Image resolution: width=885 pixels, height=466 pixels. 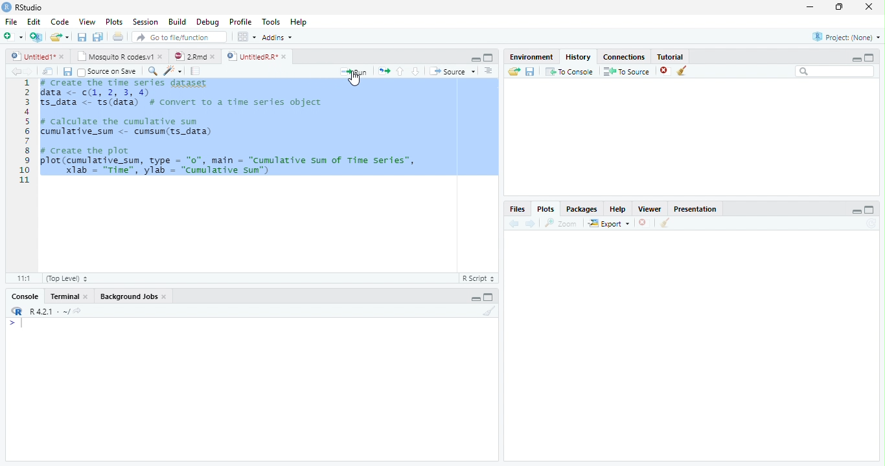 What do you see at coordinates (299, 23) in the screenshot?
I see `Help` at bounding box center [299, 23].